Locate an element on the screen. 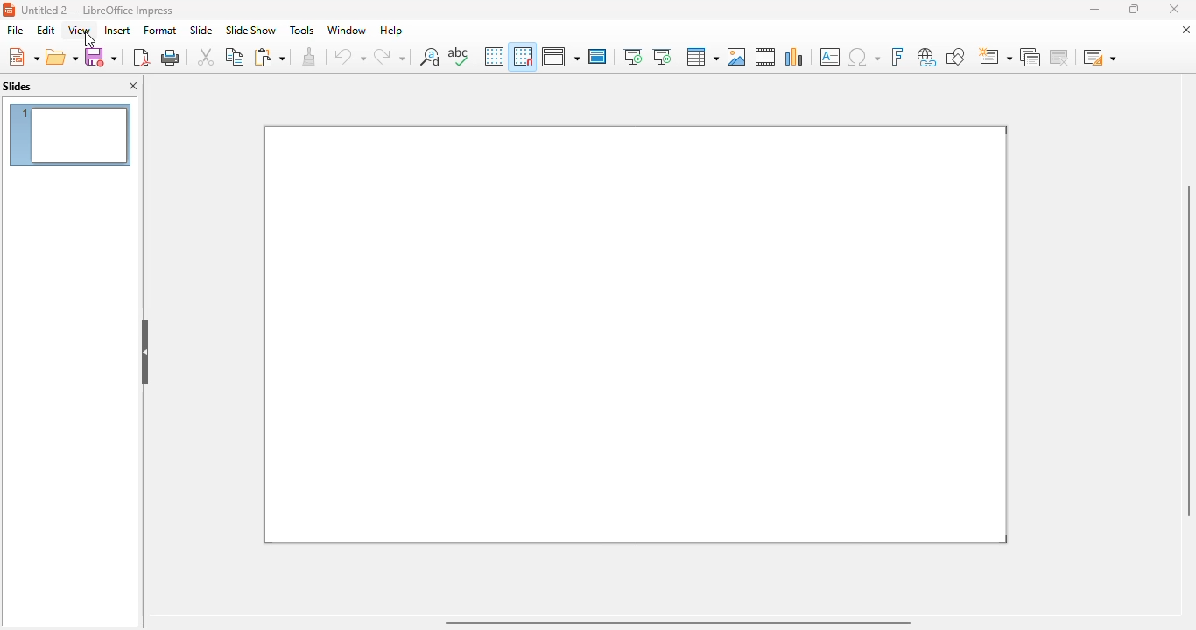 Image resolution: width=1196 pixels, height=630 pixels. start from first slide is located at coordinates (633, 56).